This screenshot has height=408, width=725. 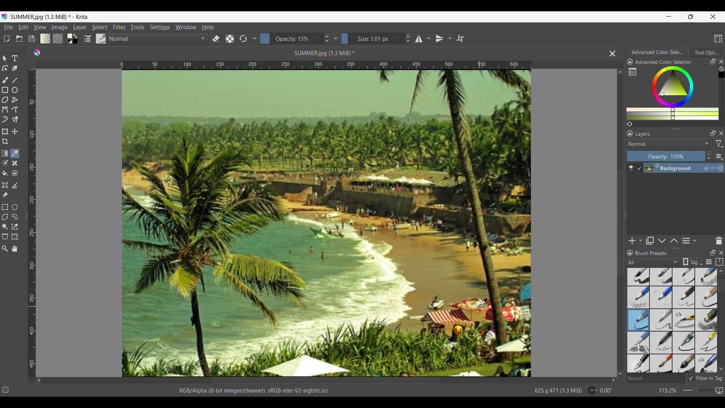 I want to click on SUMMER.jpg (1.3 MiB) * - Krita, so click(x=50, y=17).